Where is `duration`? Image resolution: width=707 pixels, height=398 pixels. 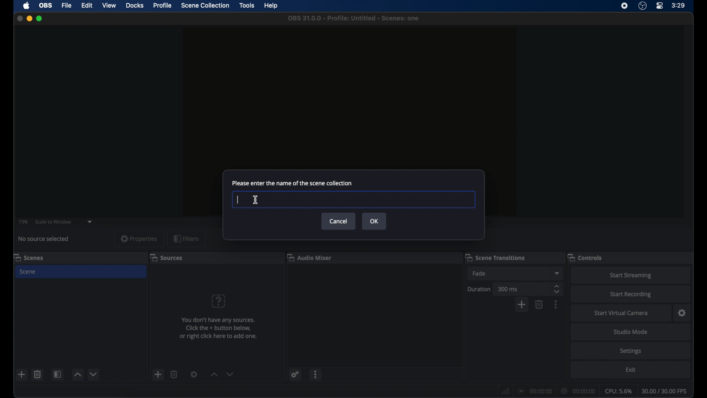
duration is located at coordinates (479, 289).